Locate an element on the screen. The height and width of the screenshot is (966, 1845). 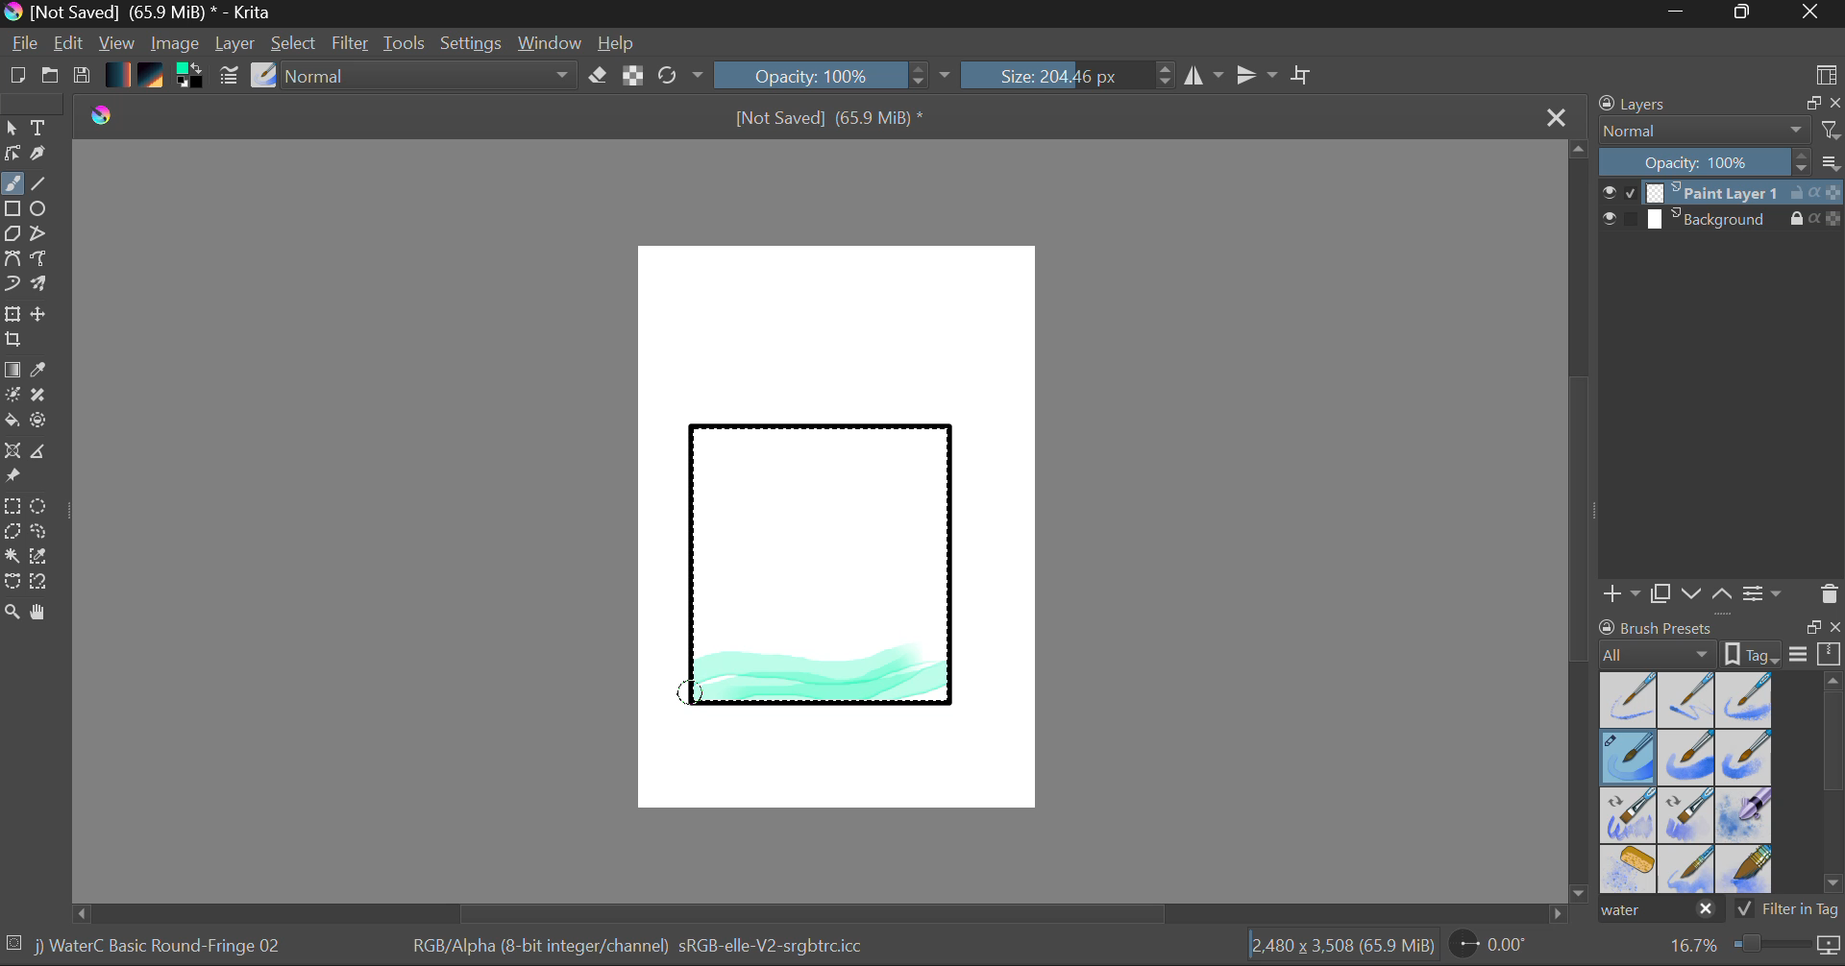
New is located at coordinates (16, 78).